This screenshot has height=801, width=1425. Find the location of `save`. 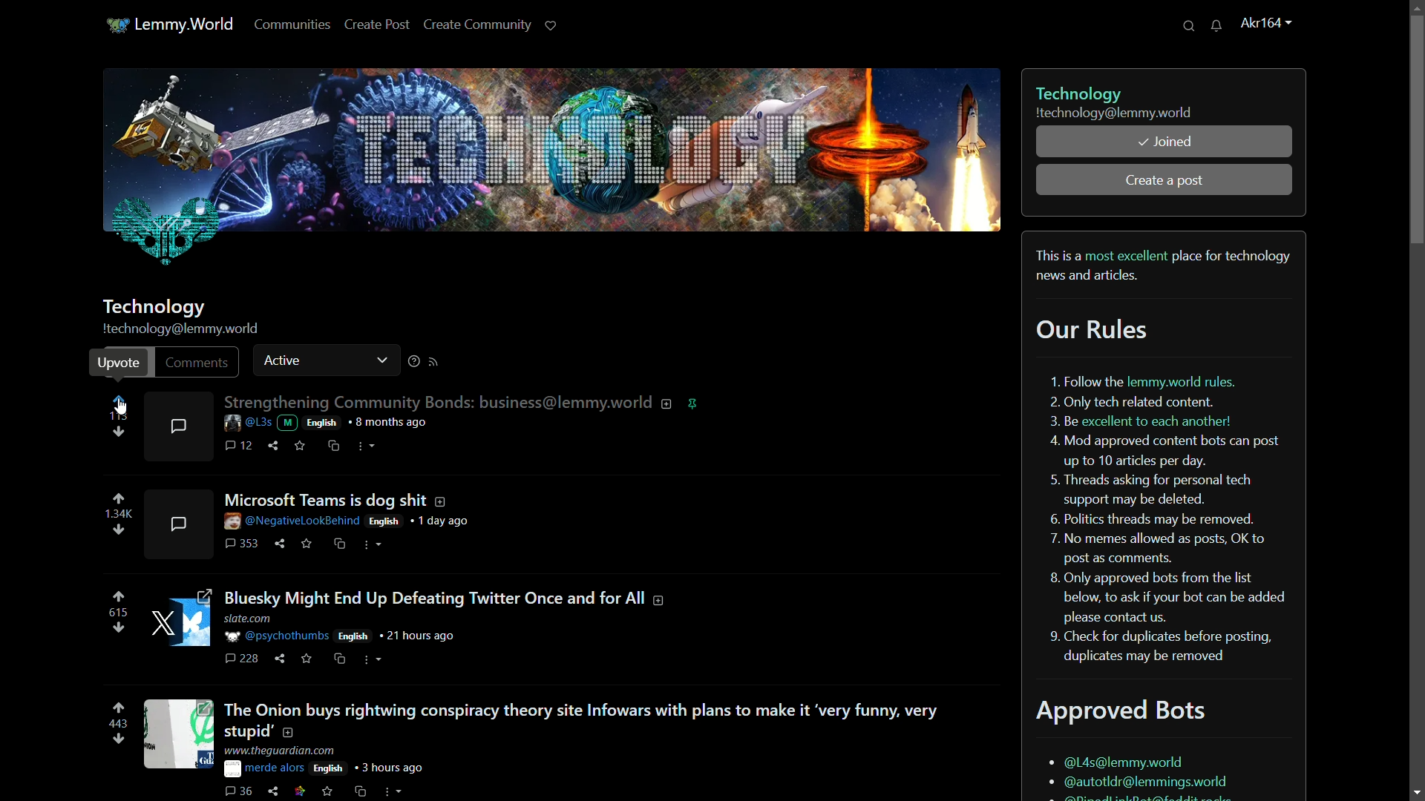

save is located at coordinates (302, 445).